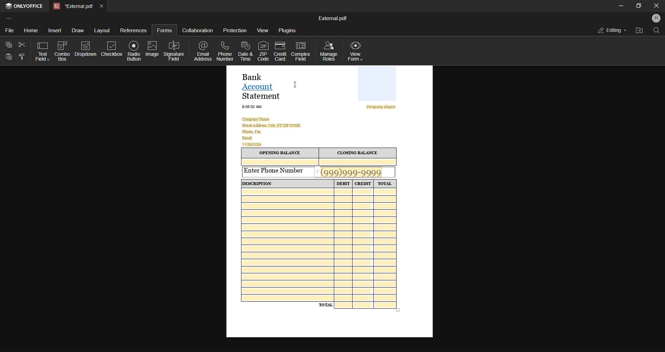  Describe the element at coordinates (329, 51) in the screenshot. I see `manage roles` at that location.